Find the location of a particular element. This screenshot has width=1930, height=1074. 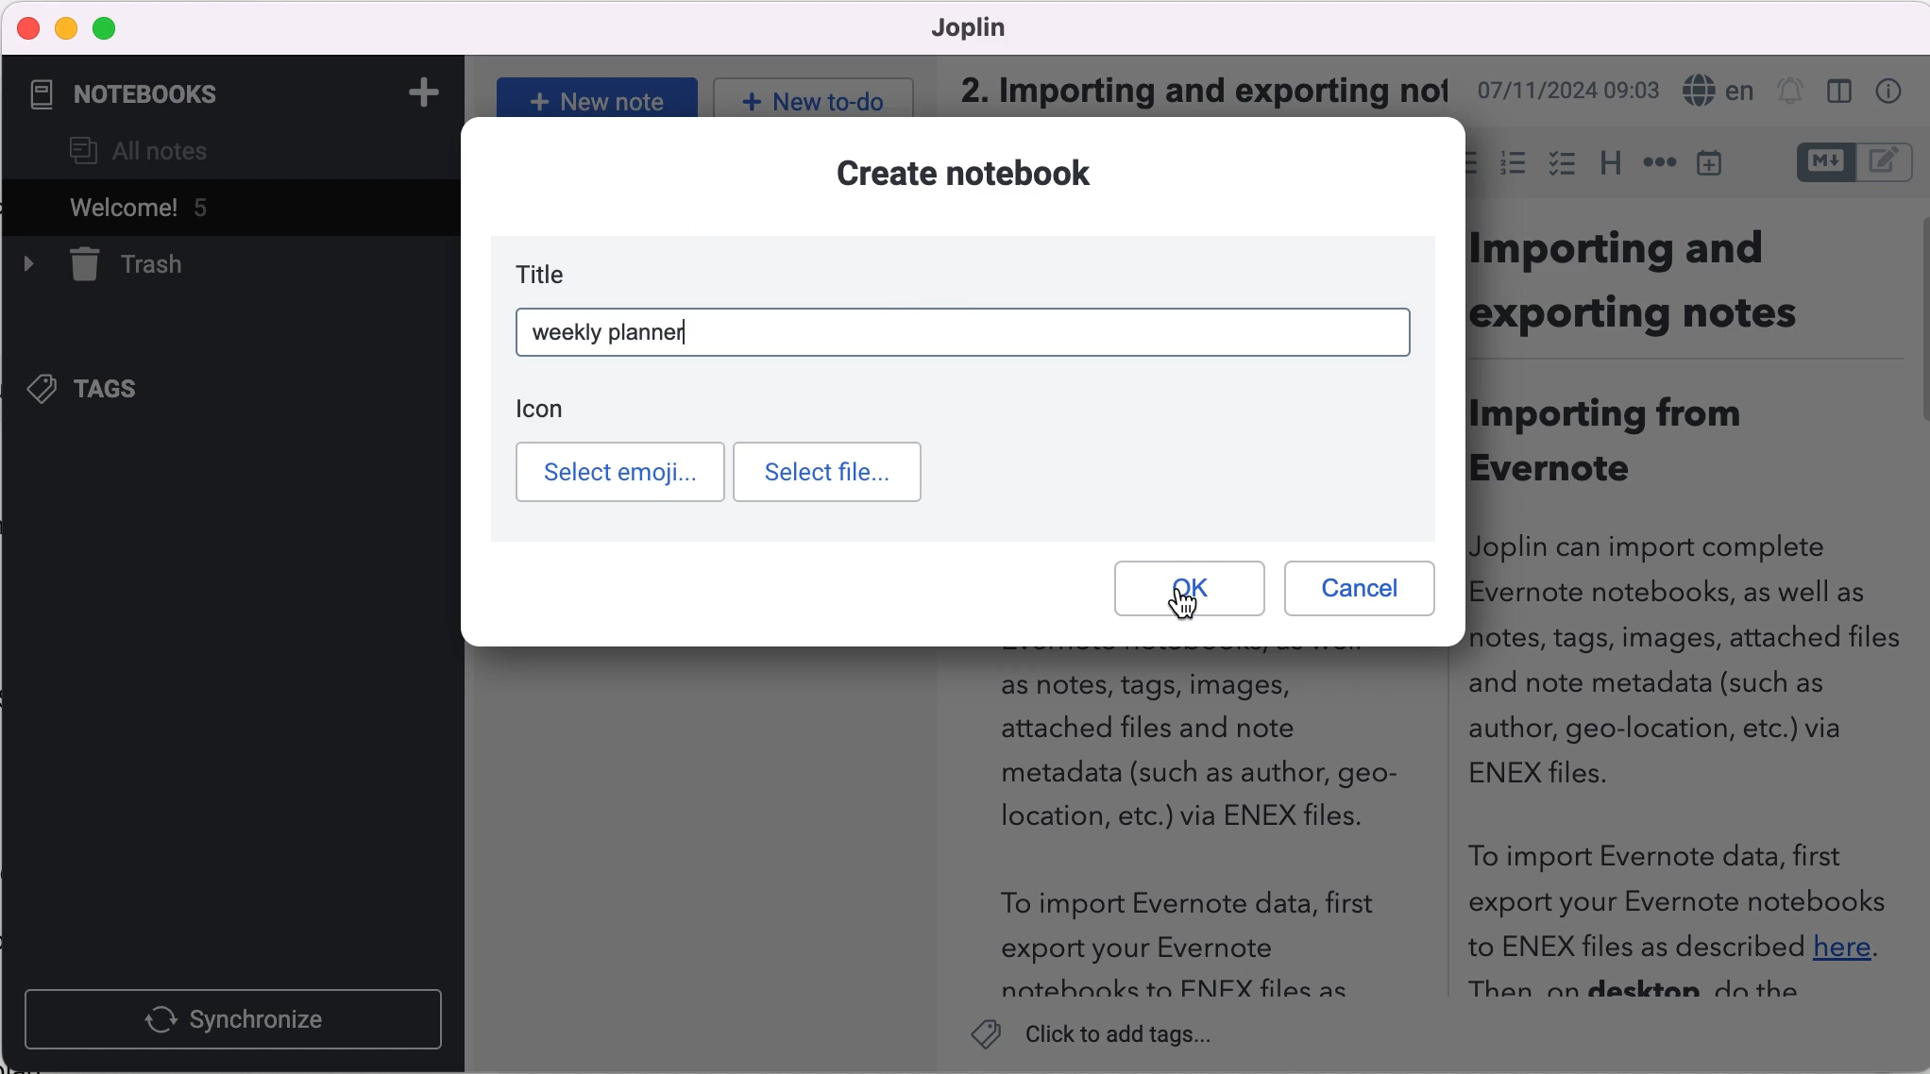

notebooks is located at coordinates (140, 94).